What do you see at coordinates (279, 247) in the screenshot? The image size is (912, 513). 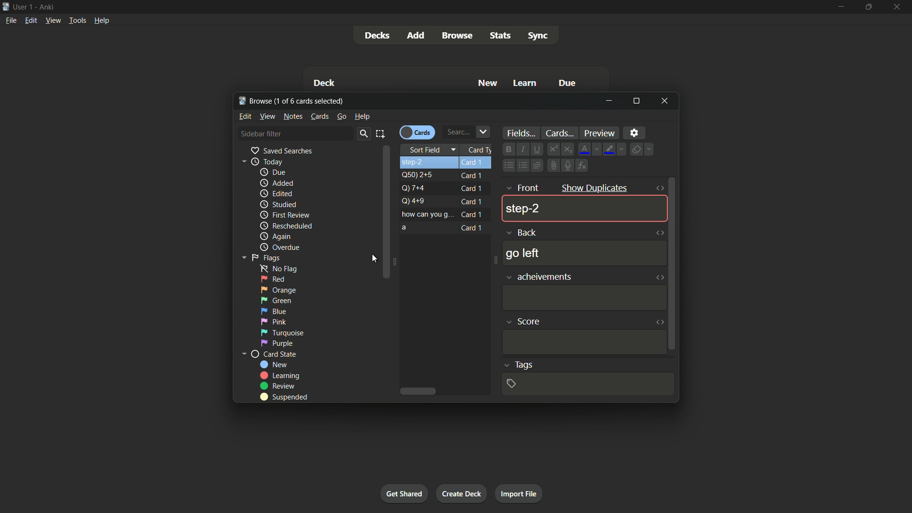 I see `Overdue` at bounding box center [279, 247].